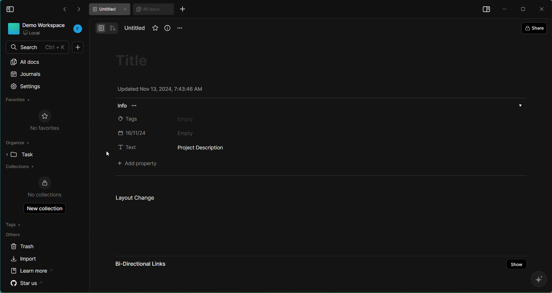 This screenshot has height=293, width=552. I want to click on Options, so click(521, 105).